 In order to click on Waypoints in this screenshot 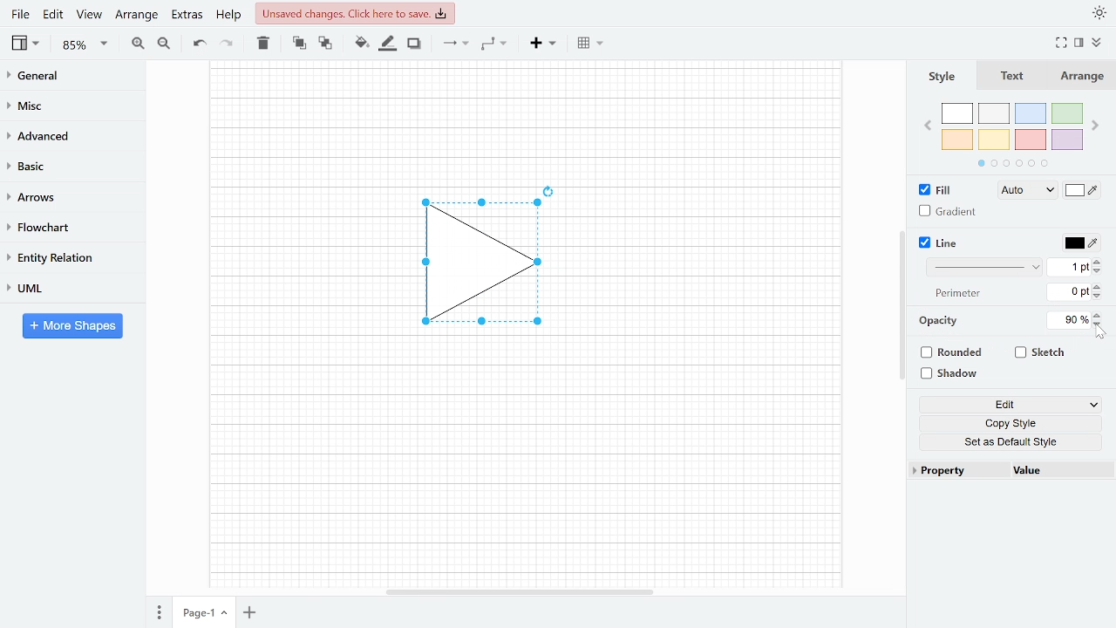, I will do `click(495, 43)`.